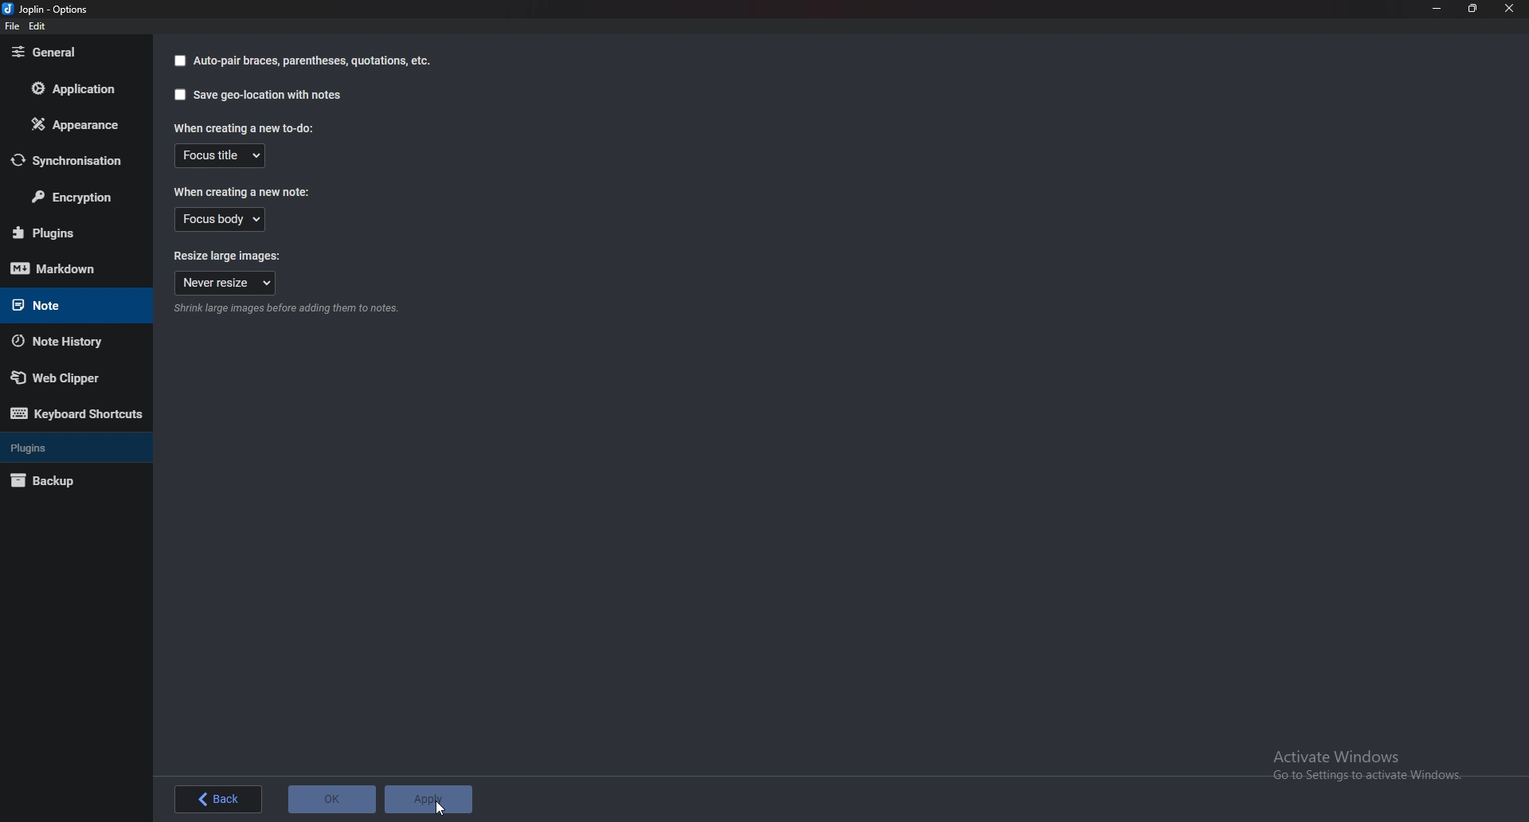 The image size is (1529, 822). I want to click on Activate Windows
Go to Settings to activate Windows., so click(1369, 765).